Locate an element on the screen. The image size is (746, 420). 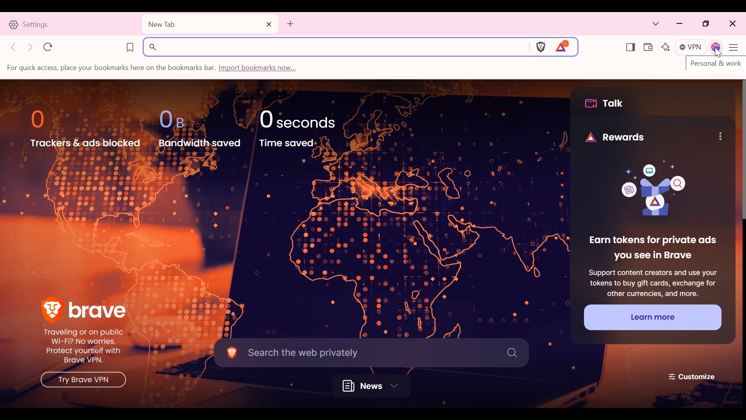
Brave Talk is located at coordinates (607, 103).